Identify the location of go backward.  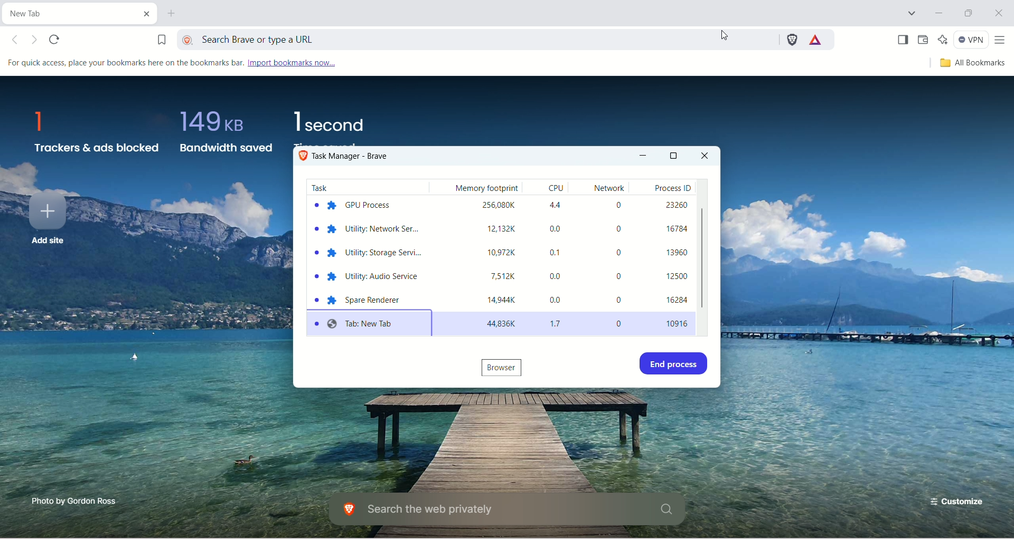
(18, 40).